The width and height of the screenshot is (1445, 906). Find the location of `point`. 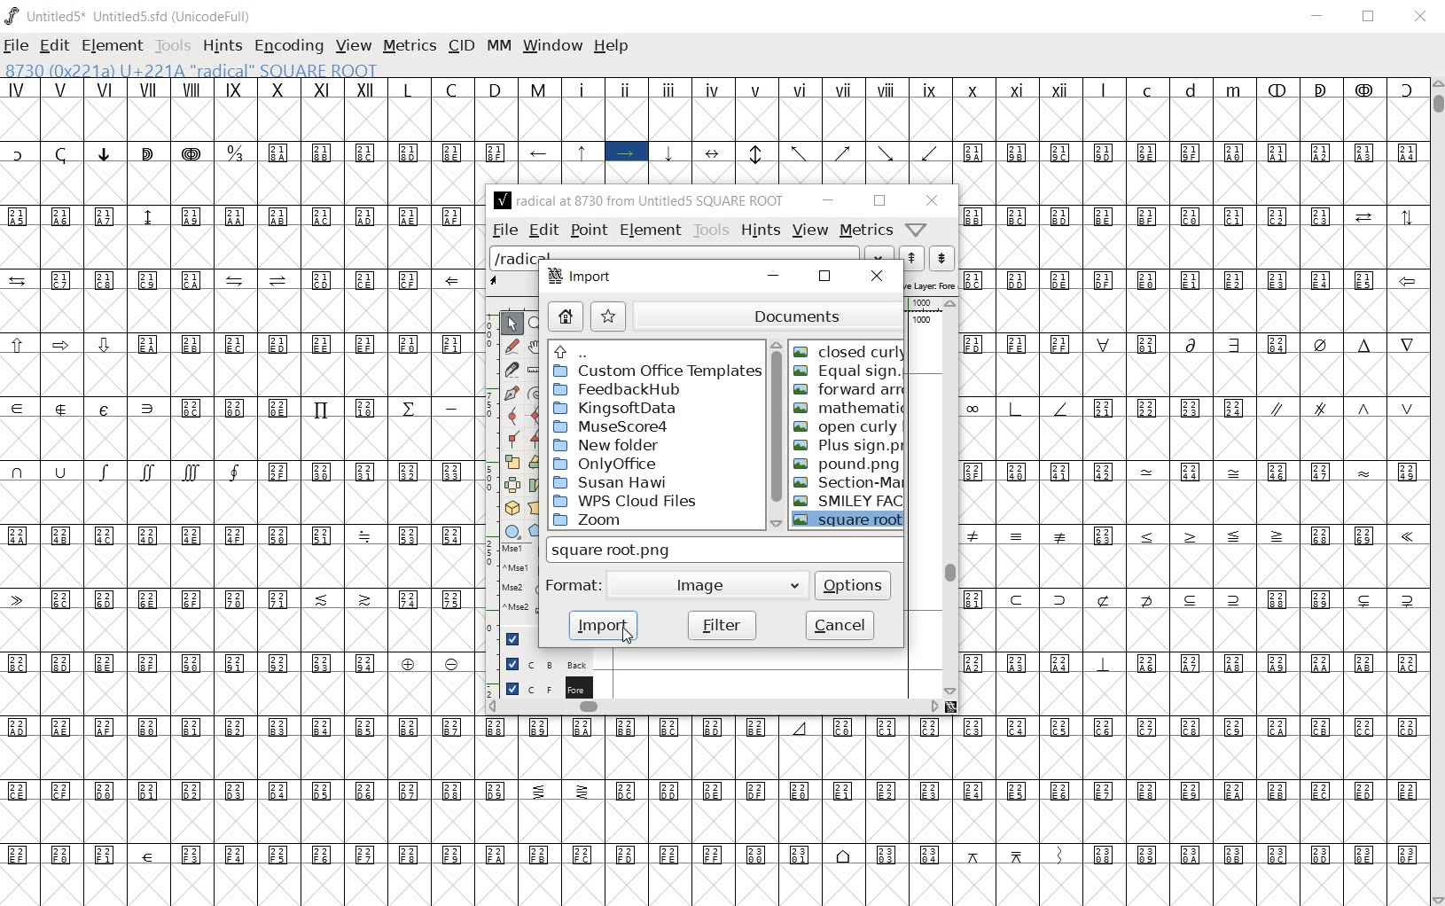

point is located at coordinates (590, 229).